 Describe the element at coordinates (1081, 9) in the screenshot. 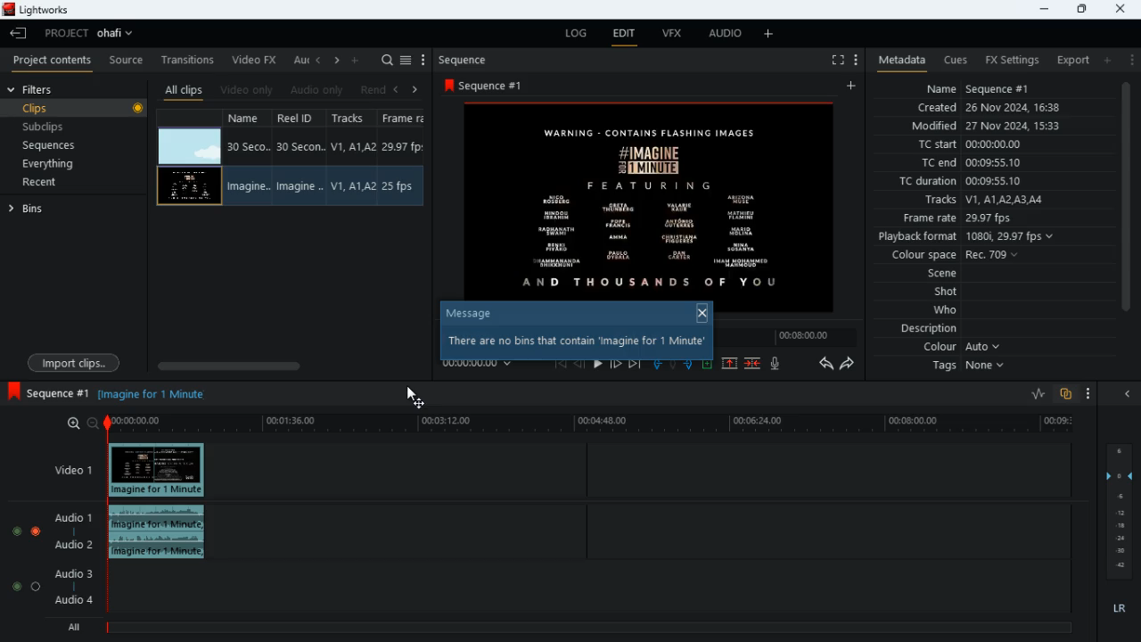

I see `maximize` at that location.